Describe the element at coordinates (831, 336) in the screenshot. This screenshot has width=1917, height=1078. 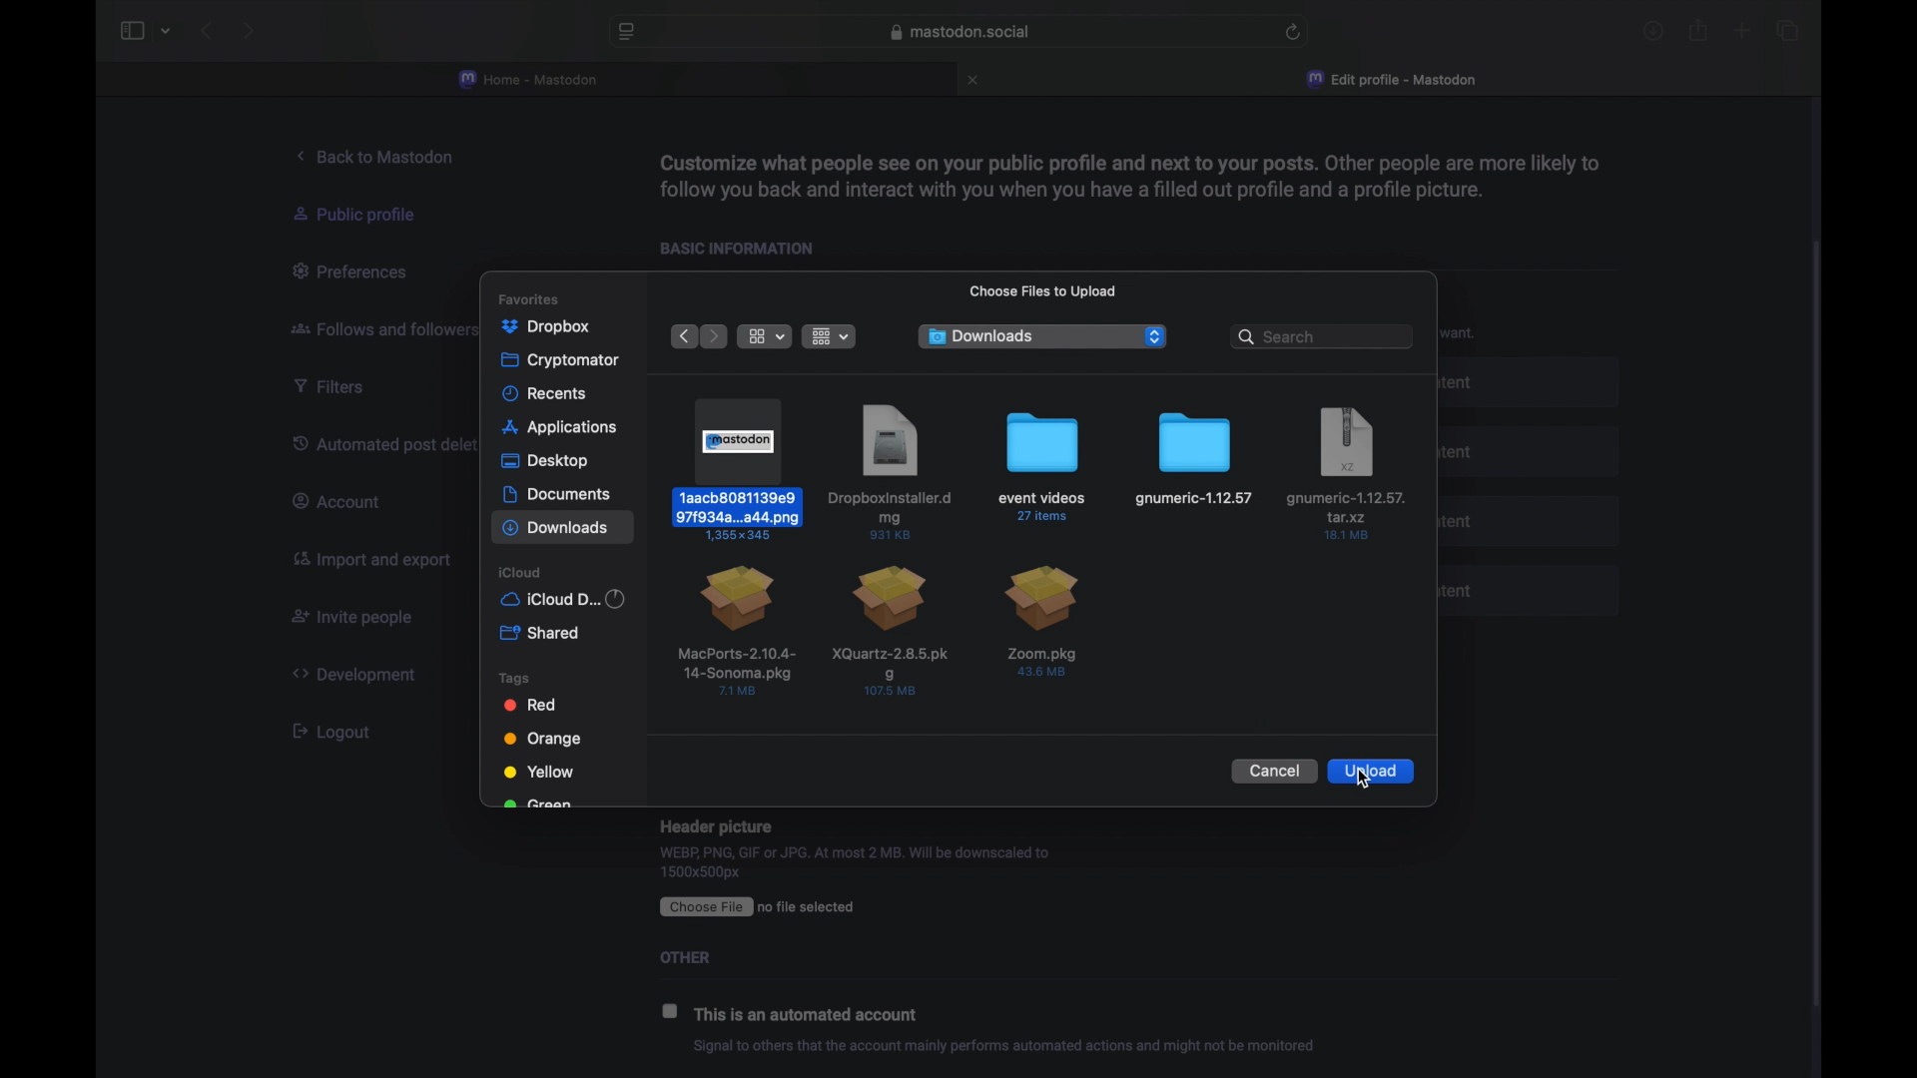
I see `change item grouping` at that location.